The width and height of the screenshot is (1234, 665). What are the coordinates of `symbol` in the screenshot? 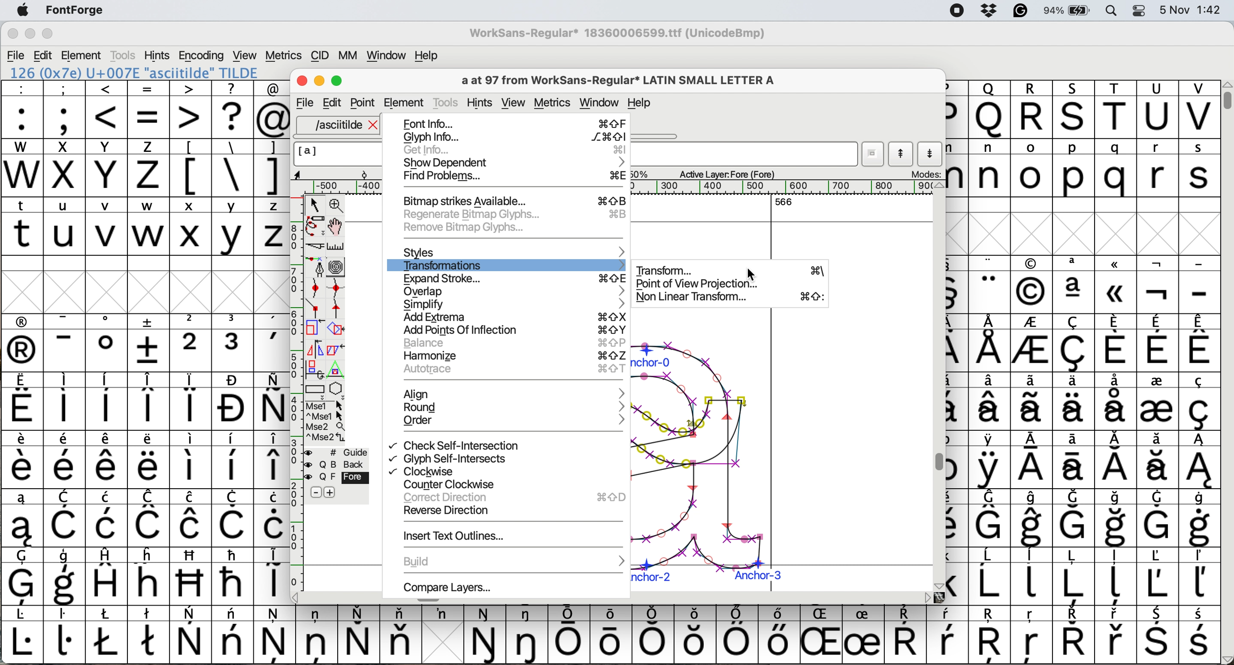 It's located at (1198, 577).